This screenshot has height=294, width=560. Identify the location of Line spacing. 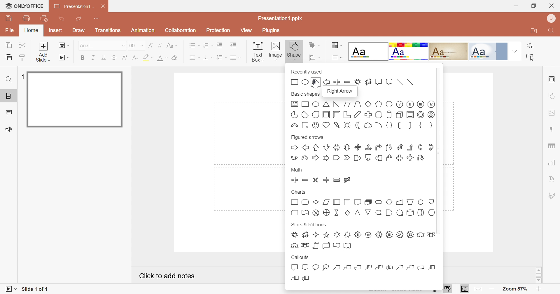
(222, 57).